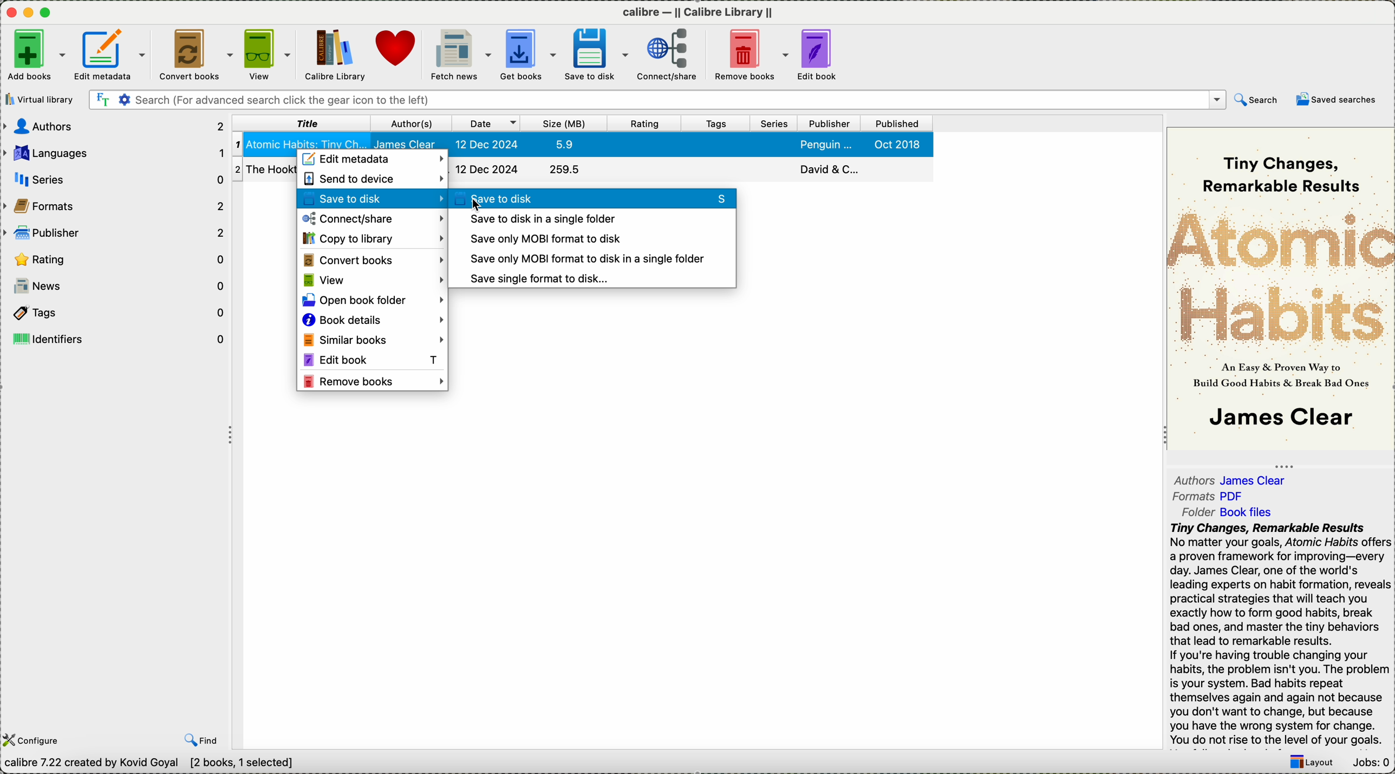  Describe the element at coordinates (334, 54) in the screenshot. I see `Calibre library` at that location.